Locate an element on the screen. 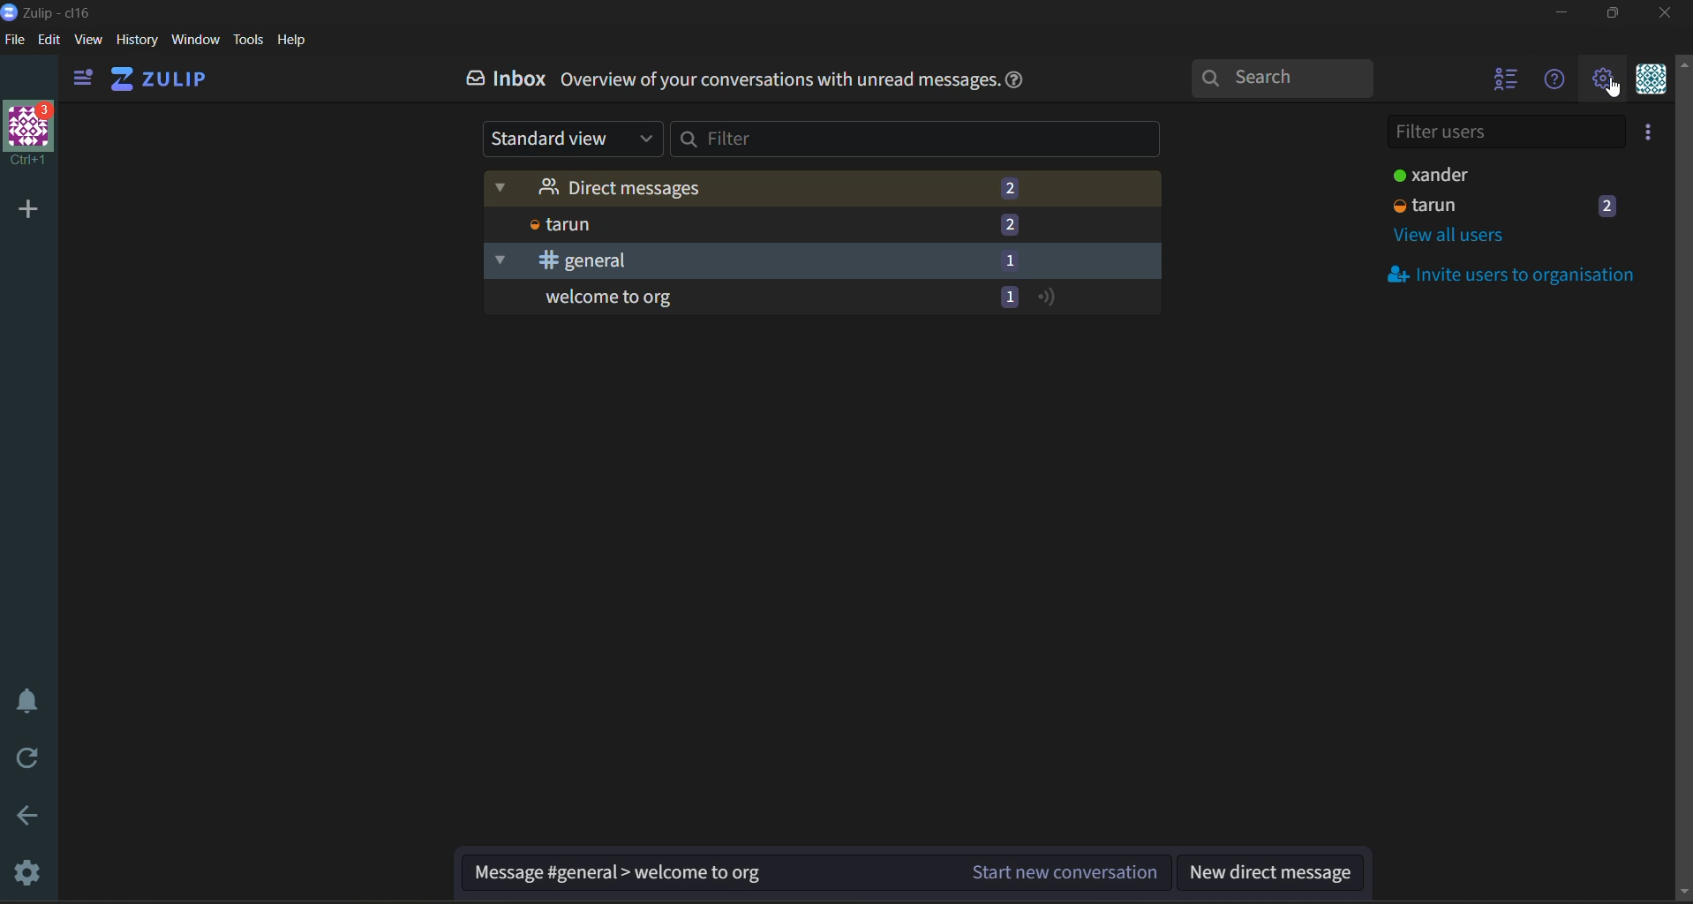  view is located at coordinates (88, 39).